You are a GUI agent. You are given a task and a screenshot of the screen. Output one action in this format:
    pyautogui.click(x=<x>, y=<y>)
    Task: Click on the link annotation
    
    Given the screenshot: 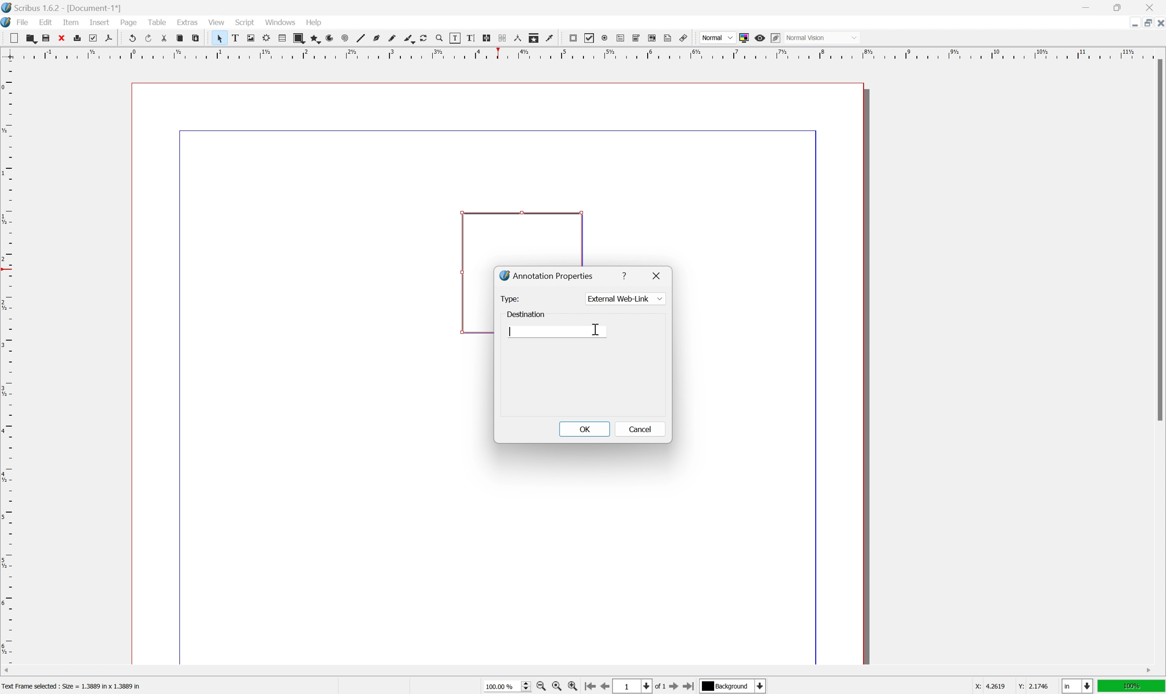 What is the action you would take?
    pyautogui.click(x=683, y=38)
    